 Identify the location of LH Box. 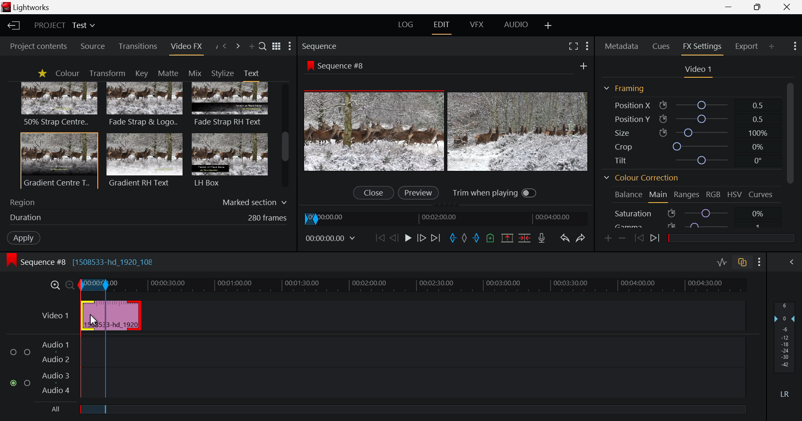
(229, 160).